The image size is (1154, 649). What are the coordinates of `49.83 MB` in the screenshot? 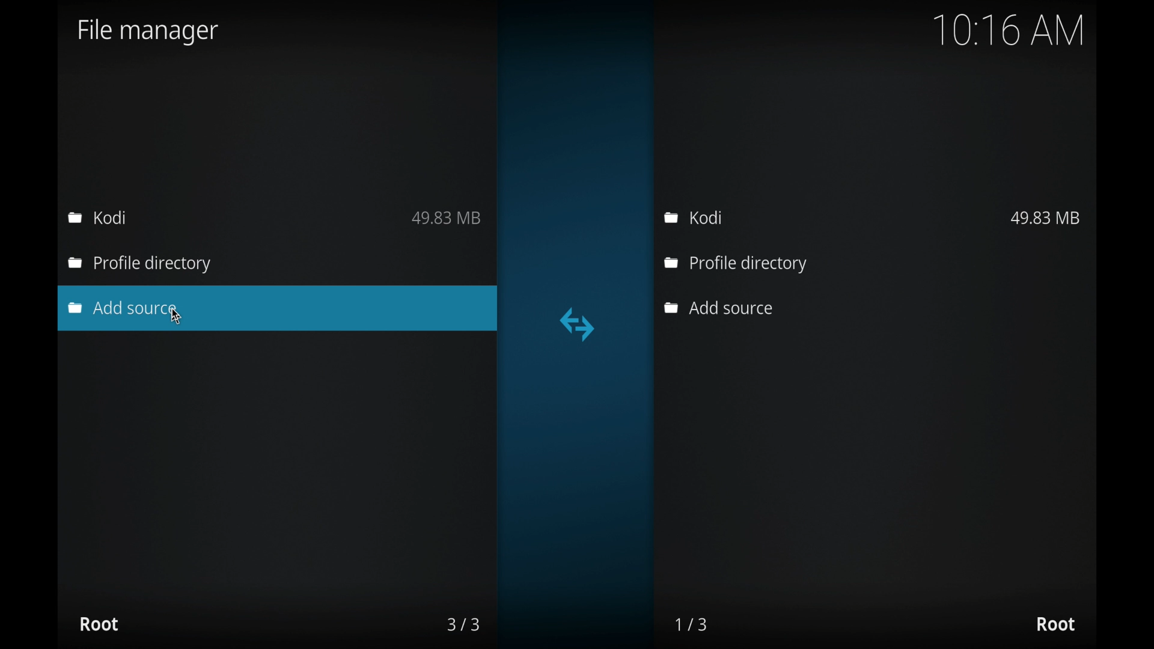 It's located at (1045, 218).